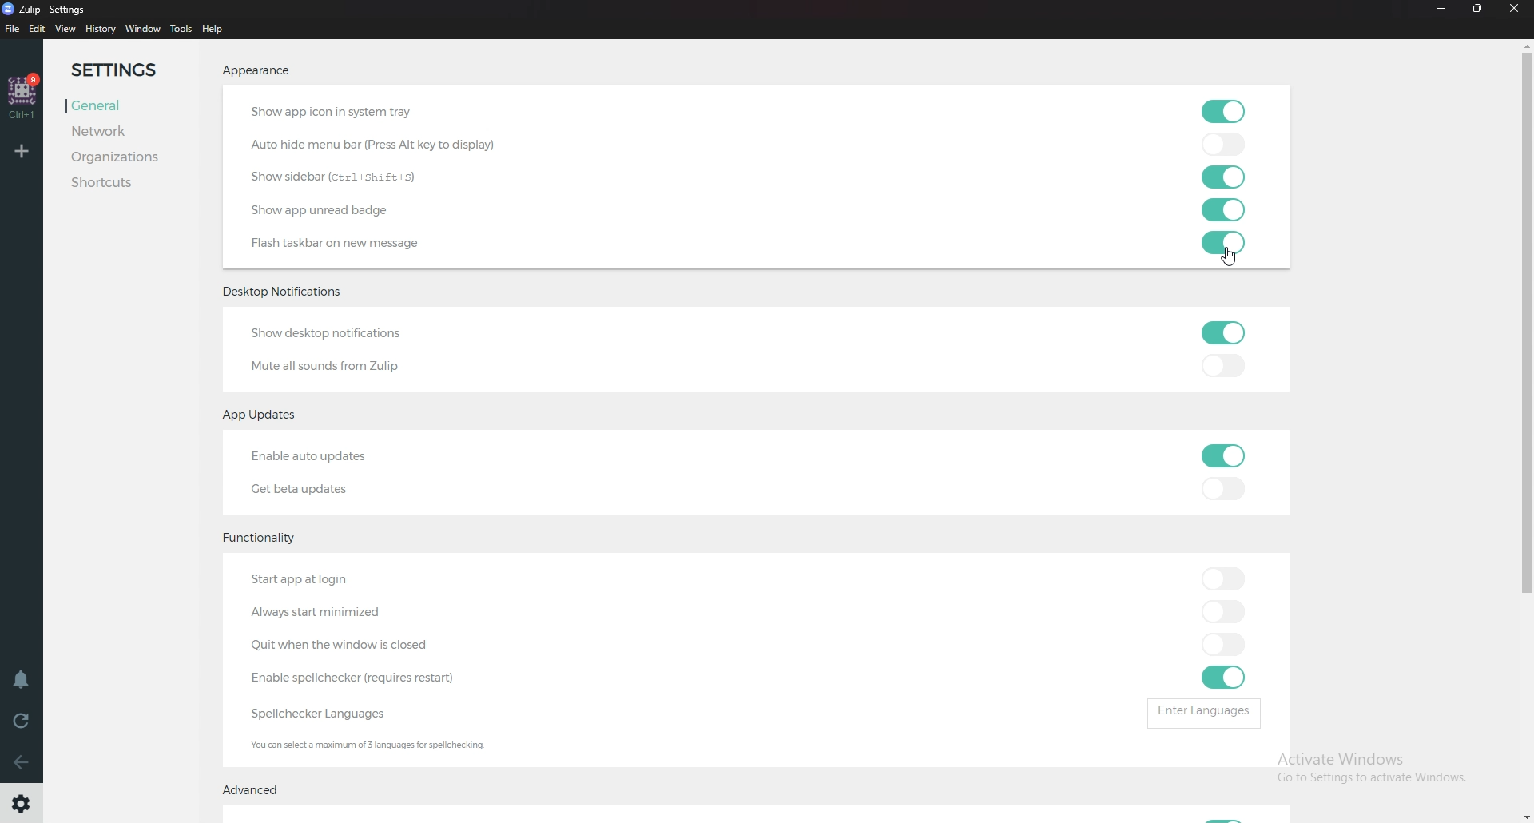 This screenshot has width=1534, height=823. I want to click on Show app icon in system tray, so click(368, 113).